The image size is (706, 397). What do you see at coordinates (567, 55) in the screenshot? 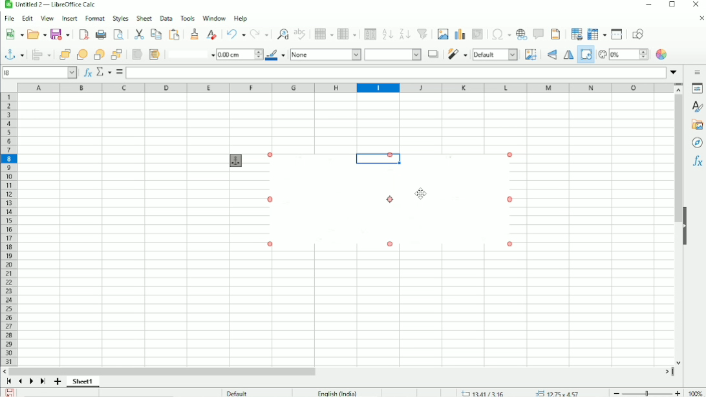
I see `Flip horizontally` at bounding box center [567, 55].